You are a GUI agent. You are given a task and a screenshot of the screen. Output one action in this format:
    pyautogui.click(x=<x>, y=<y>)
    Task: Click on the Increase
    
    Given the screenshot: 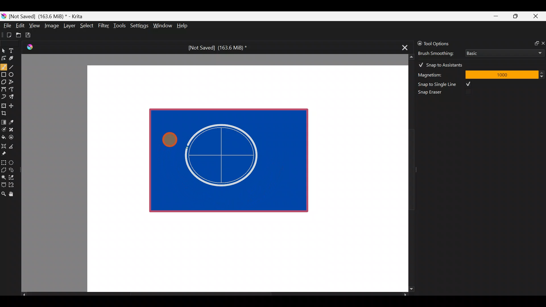 What is the action you would take?
    pyautogui.click(x=543, y=72)
    